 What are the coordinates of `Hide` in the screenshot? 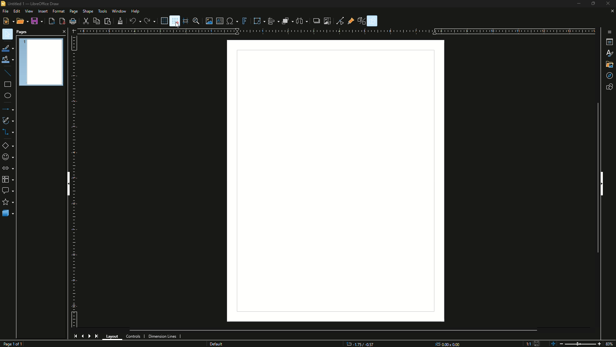 It's located at (603, 185).